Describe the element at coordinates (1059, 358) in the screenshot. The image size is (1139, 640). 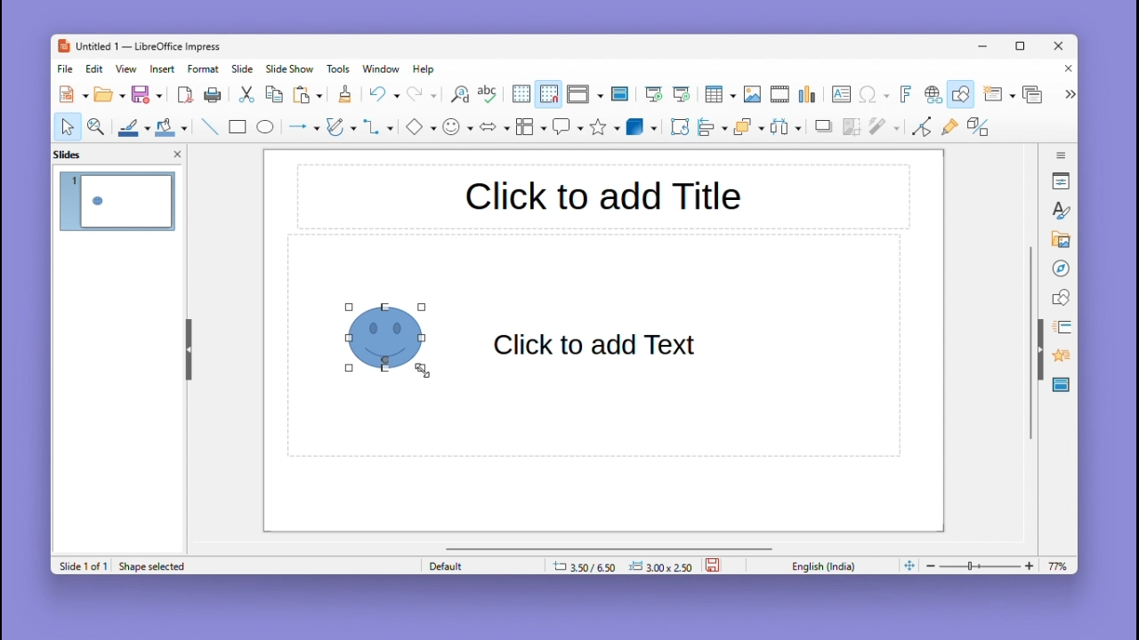
I see `Effects` at that location.